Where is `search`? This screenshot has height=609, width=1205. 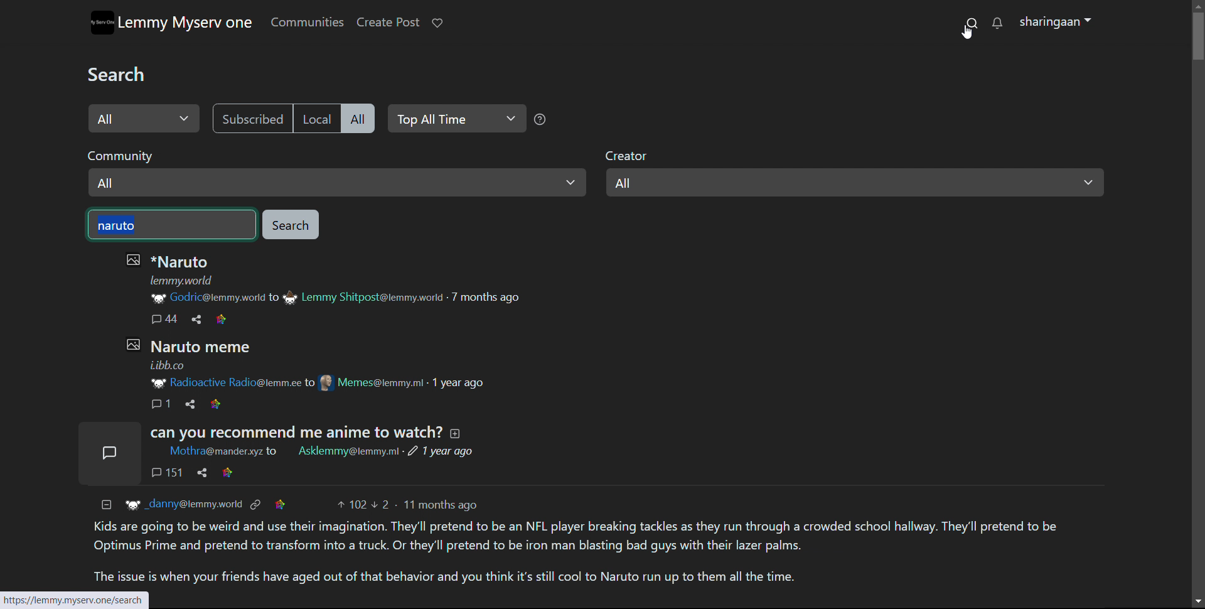 search is located at coordinates (290, 224).